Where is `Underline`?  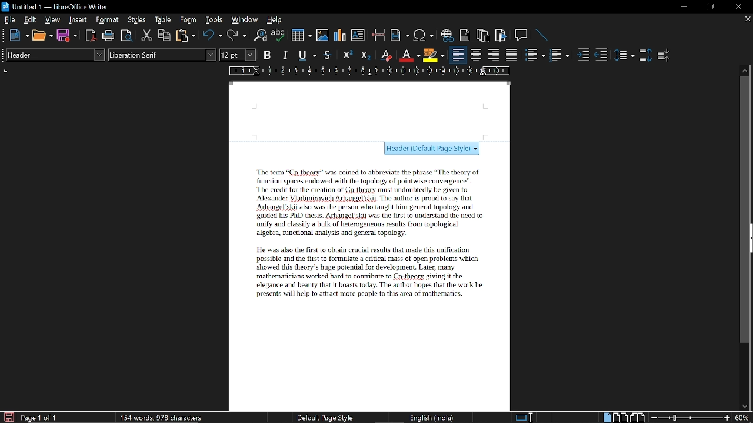 Underline is located at coordinates (409, 55).